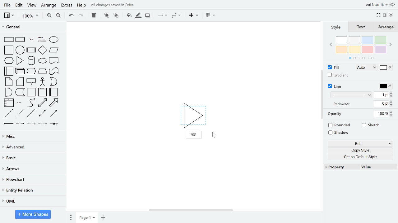  What do you see at coordinates (31, 201) in the screenshot?
I see `UML` at bounding box center [31, 201].